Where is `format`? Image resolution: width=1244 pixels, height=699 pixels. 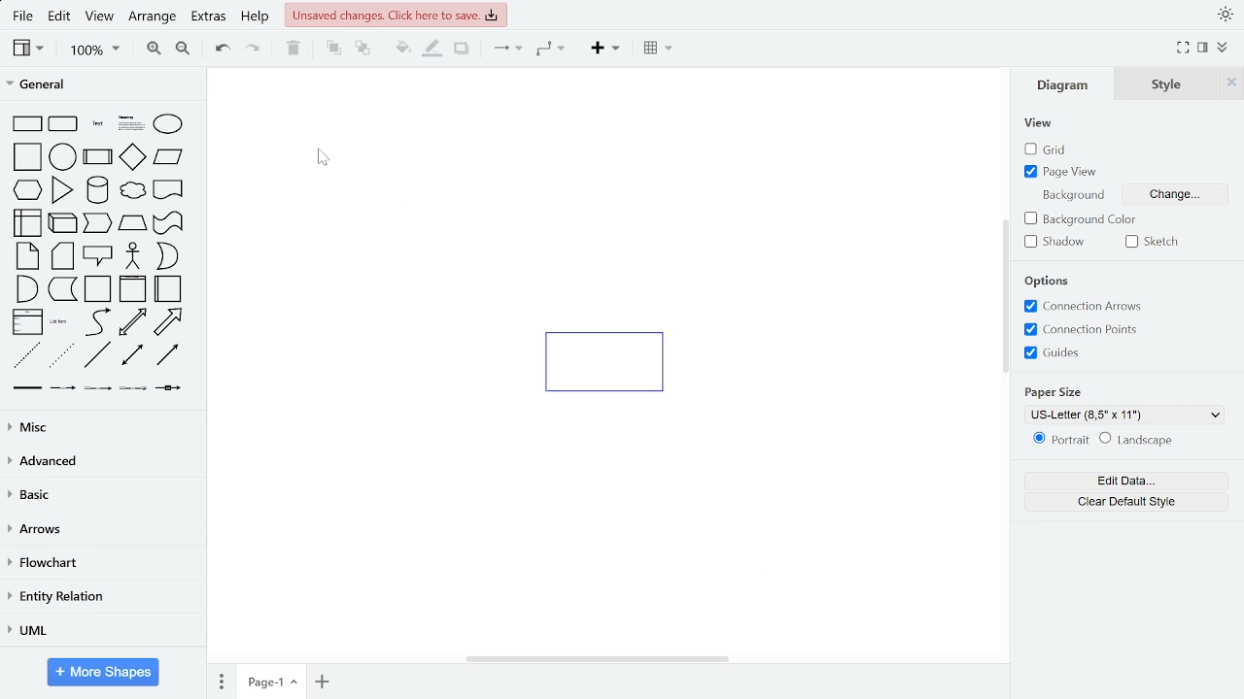
format is located at coordinates (1221, 50).